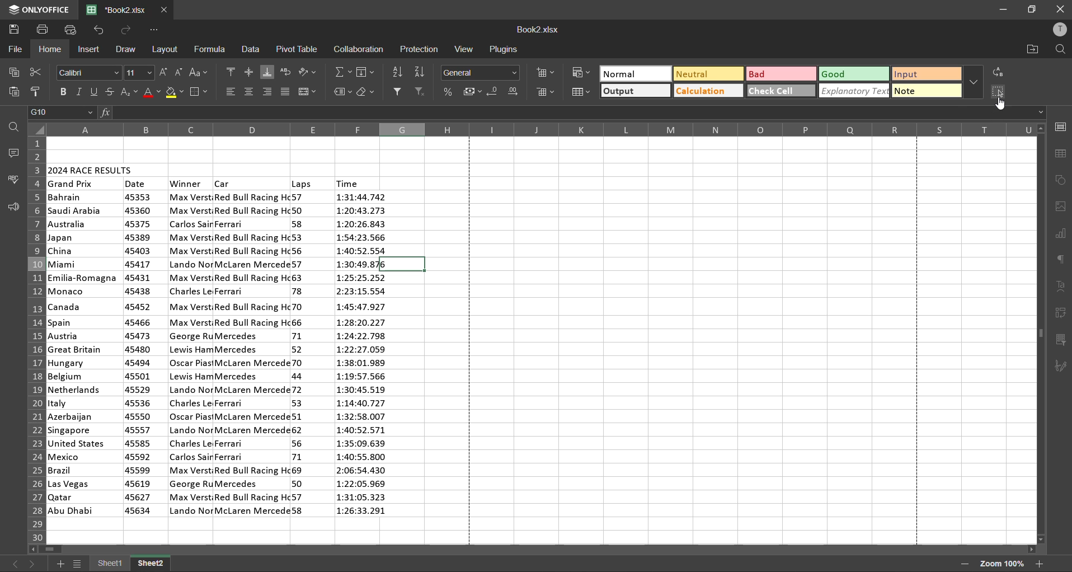 The height and width of the screenshot is (572, 1072). What do you see at coordinates (1060, 183) in the screenshot?
I see `shapes` at bounding box center [1060, 183].